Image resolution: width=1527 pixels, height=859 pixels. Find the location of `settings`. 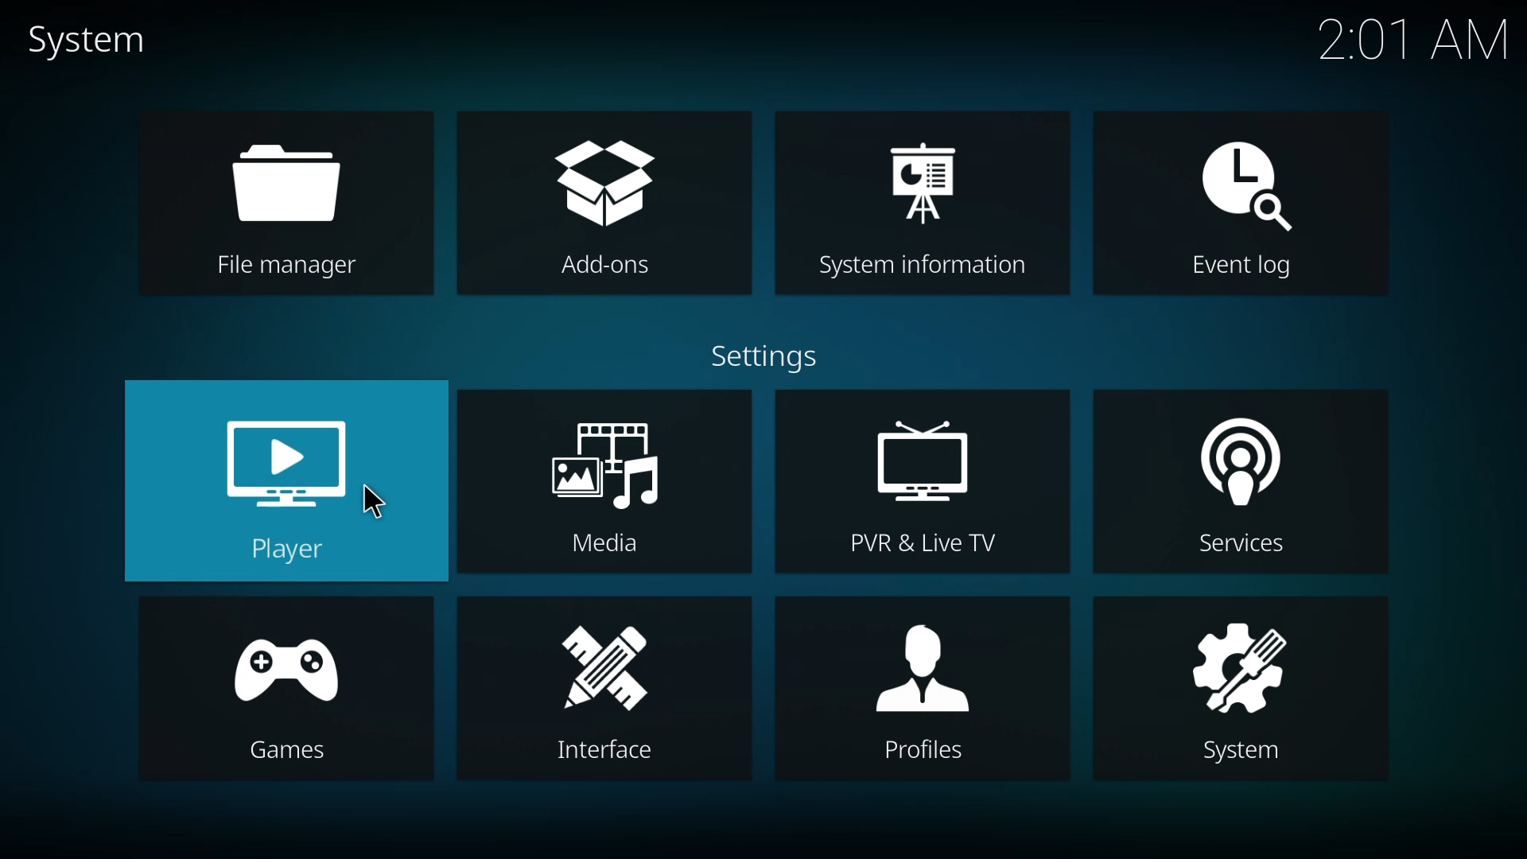

settings is located at coordinates (765, 358).